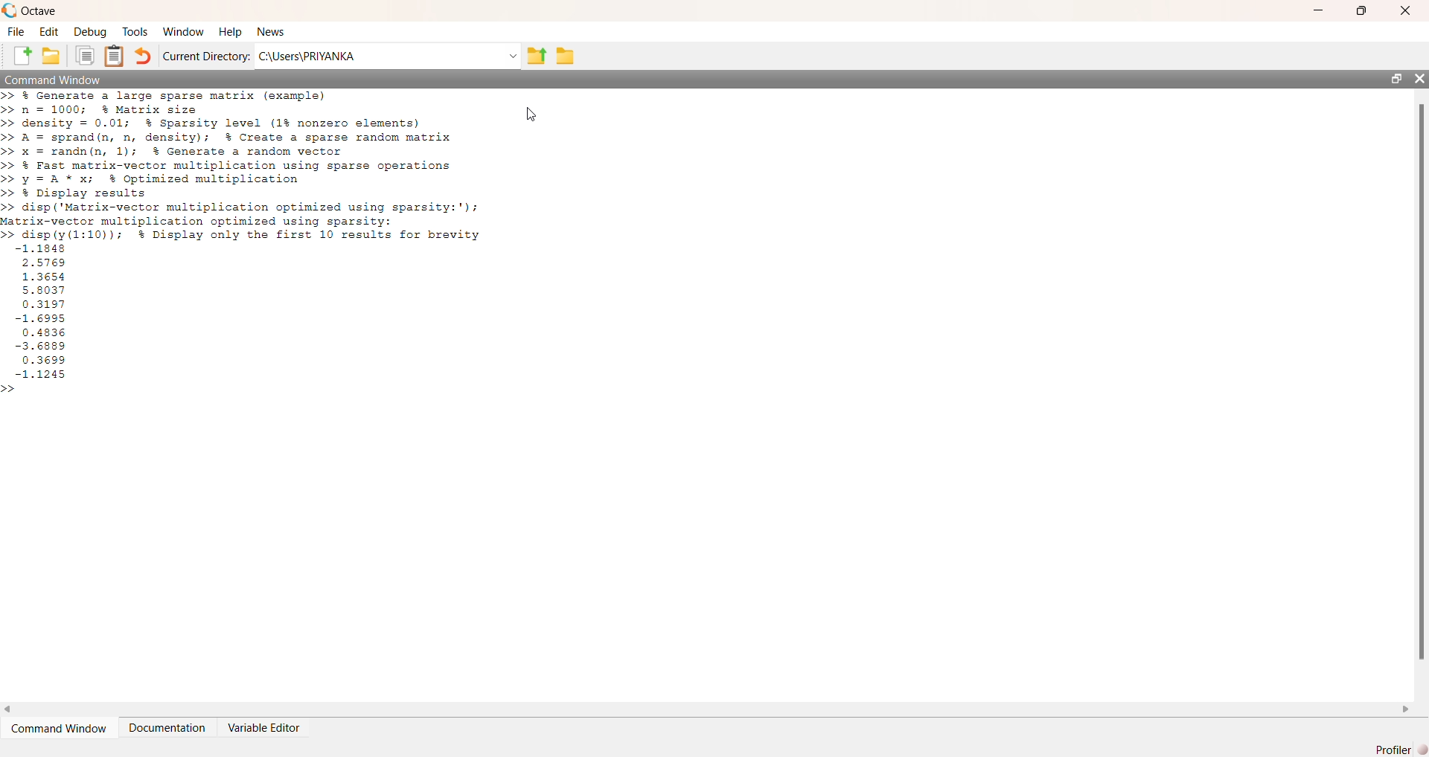  I want to click on logo, so click(9, 10).